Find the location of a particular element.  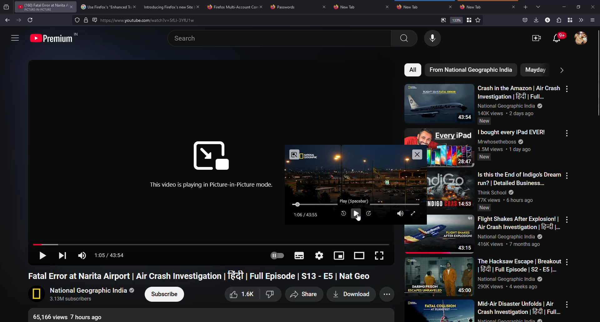

close is located at coordinates (134, 7).